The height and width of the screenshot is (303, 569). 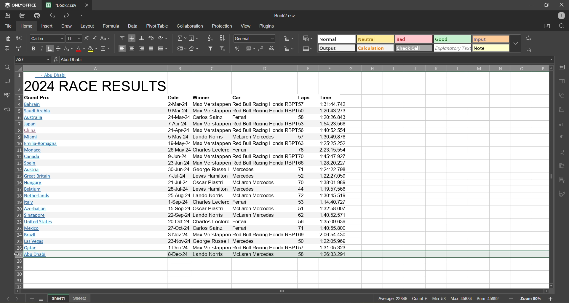 What do you see at coordinates (7, 48) in the screenshot?
I see `paste` at bounding box center [7, 48].